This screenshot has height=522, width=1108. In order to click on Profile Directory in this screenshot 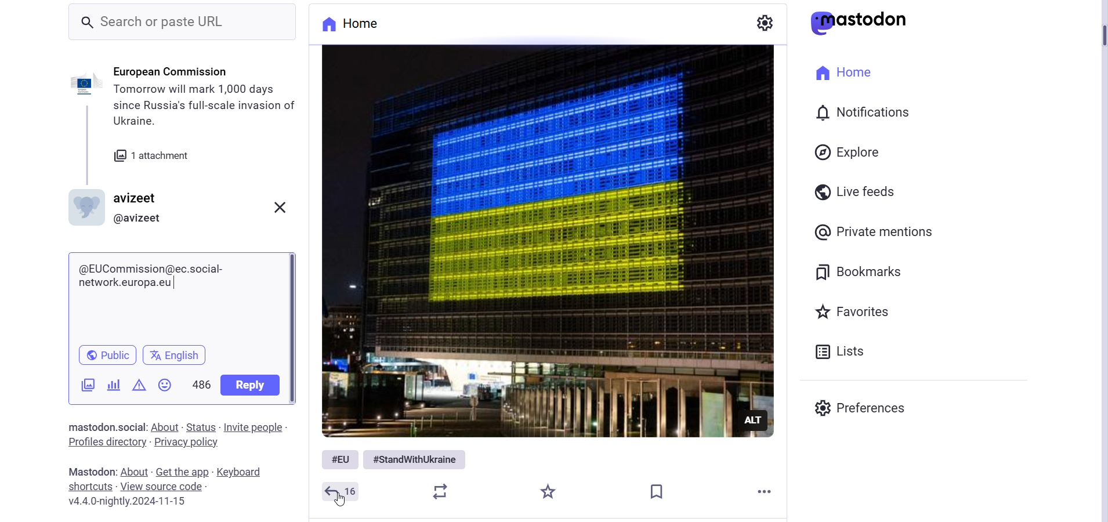, I will do `click(110, 443)`.